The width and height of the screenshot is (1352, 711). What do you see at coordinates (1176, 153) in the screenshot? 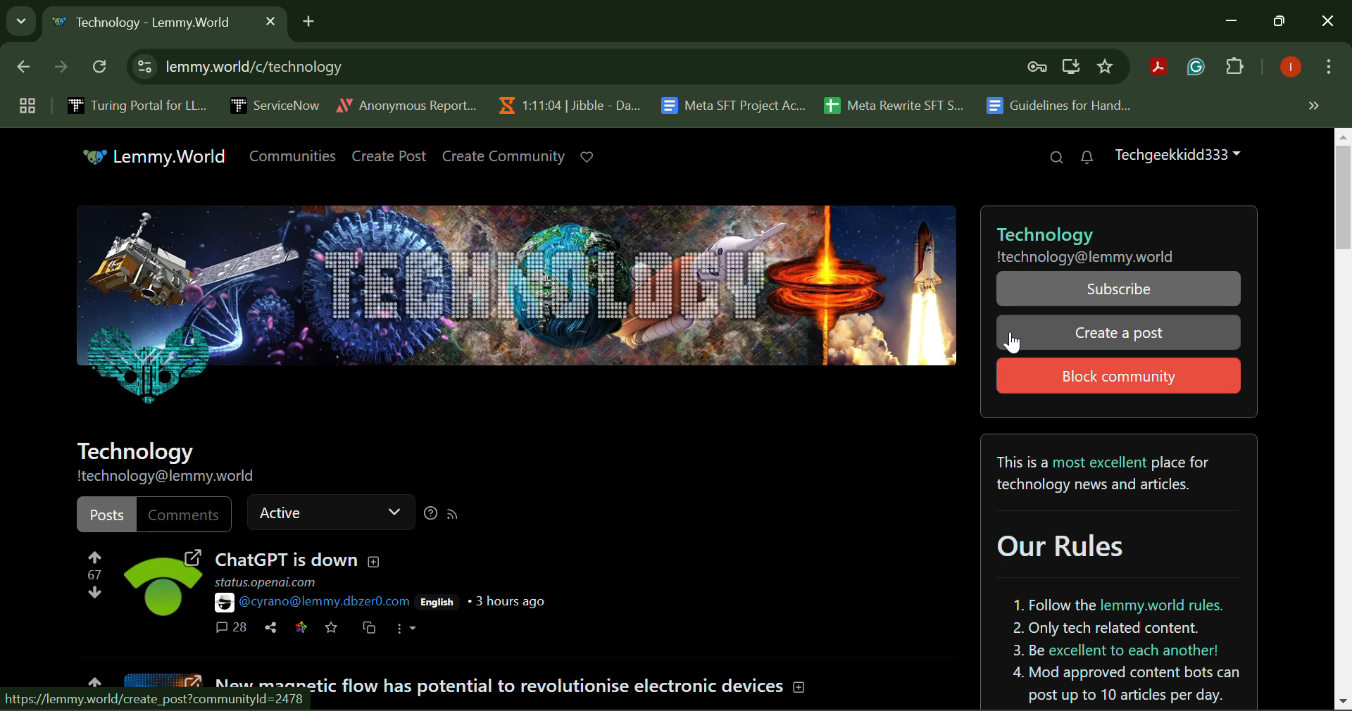
I see `Techgeekkidd333` at bounding box center [1176, 153].